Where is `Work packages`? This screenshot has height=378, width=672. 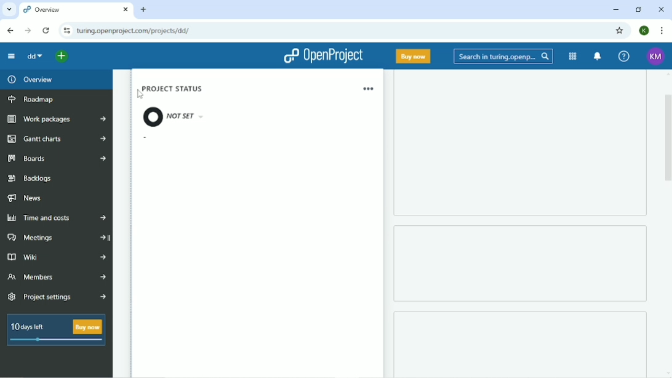
Work packages is located at coordinates (57, 119).